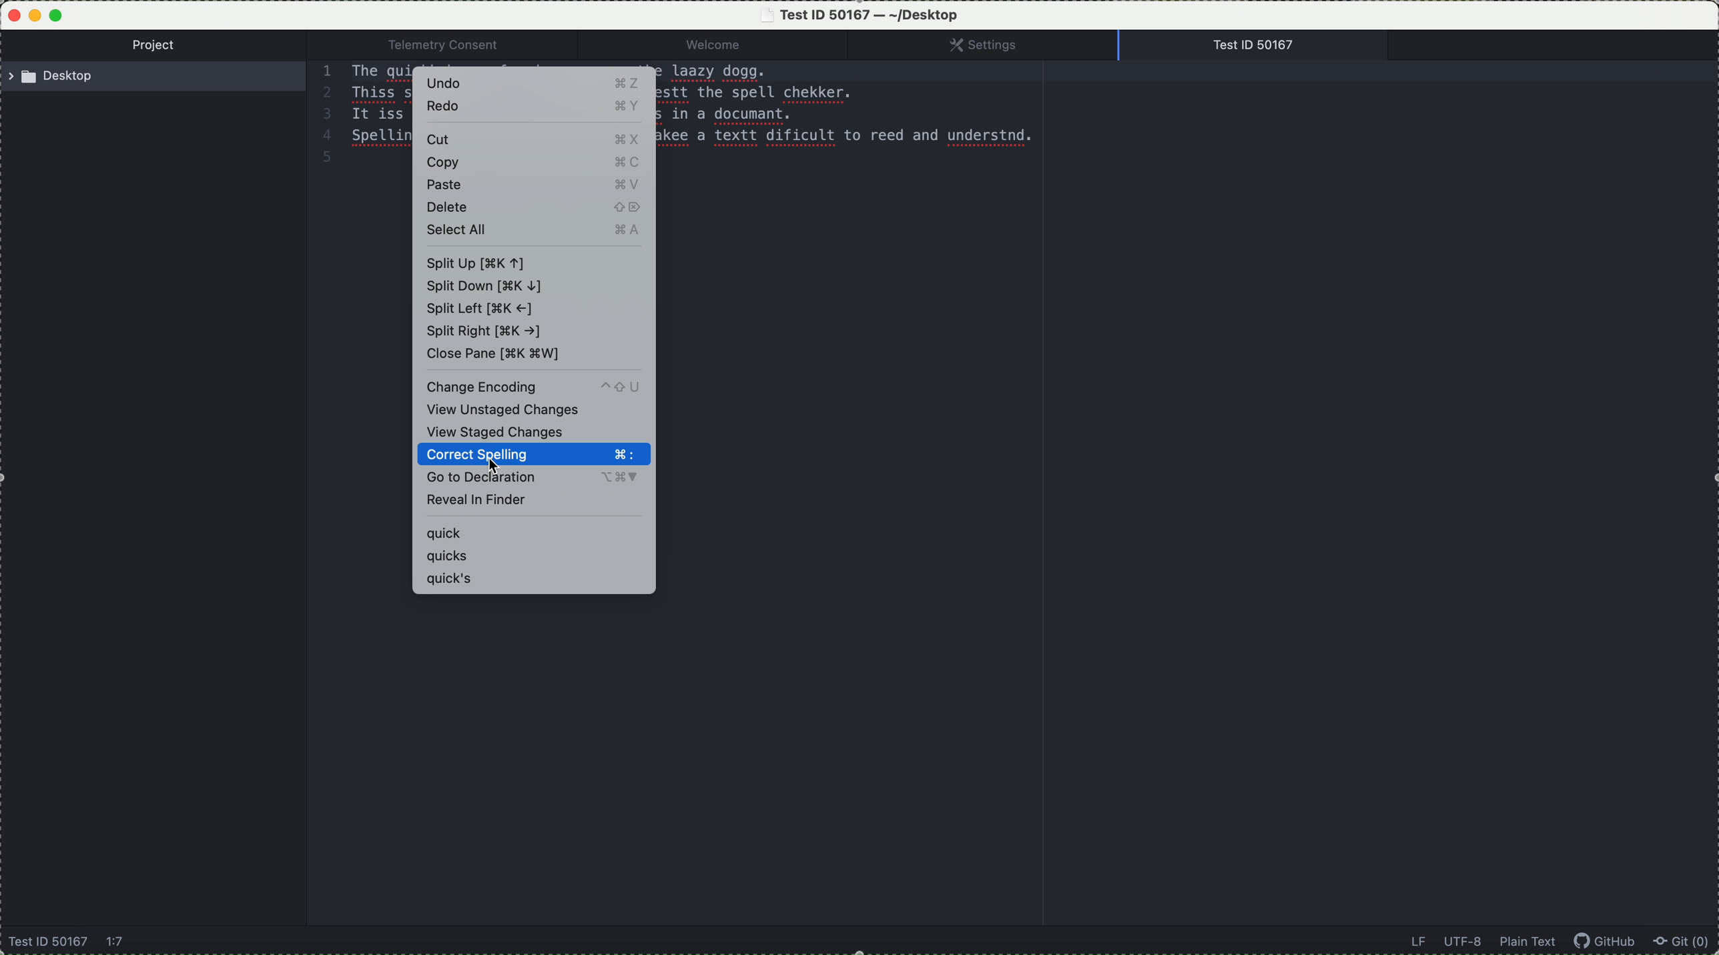  Describe the element at coordinates (482, 500) in the screenshot. I see `reveal in finder` at that location.